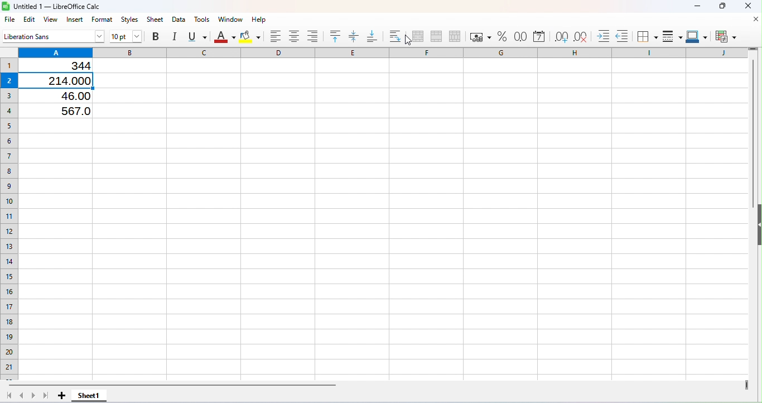 Image resolution: width=762 pixels, height=403 pixels. Describe the element at coordinates (54, 7) in the screenshot. I see `Untitled 1 — LibreOffice Calc` at that location.